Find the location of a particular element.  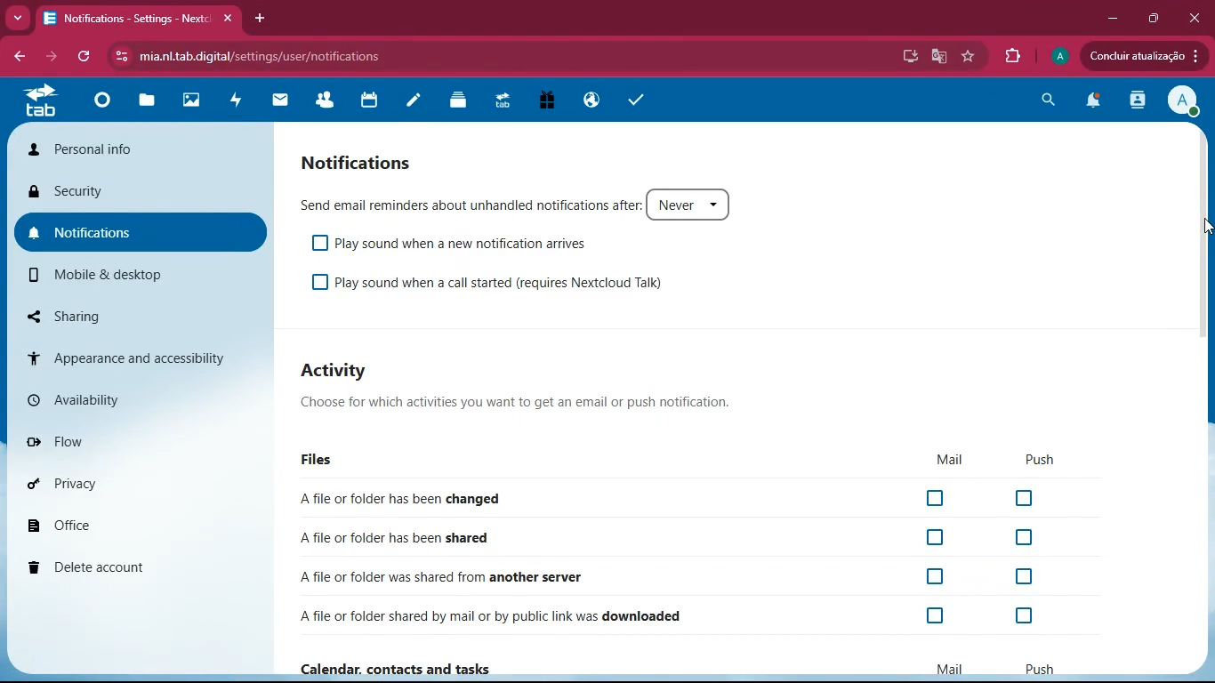

office is located at coordinates (117, 525).